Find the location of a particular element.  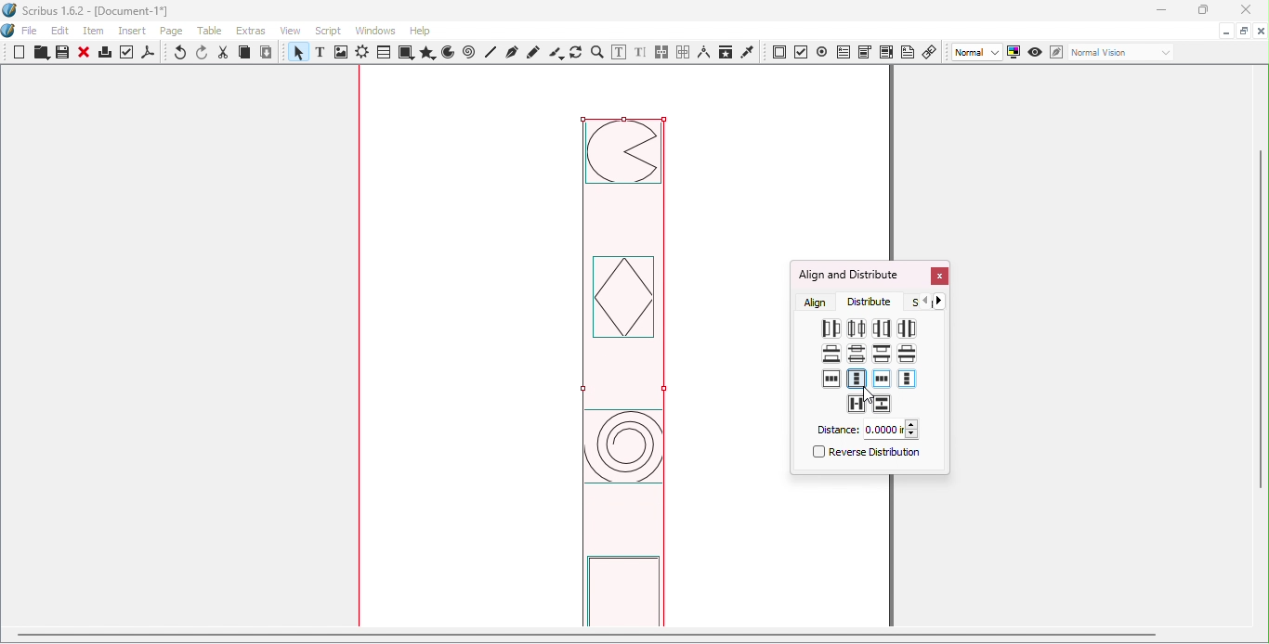

Link text frames is located at coordinates (662, 53).